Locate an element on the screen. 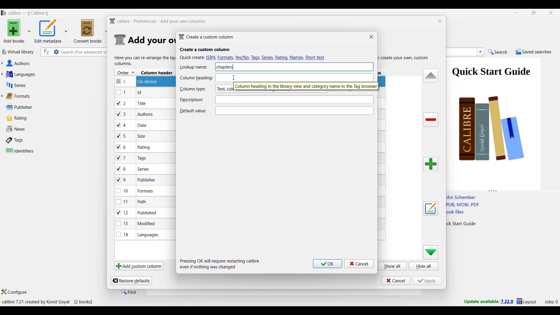  Languages is located at coordinates (44, 74).